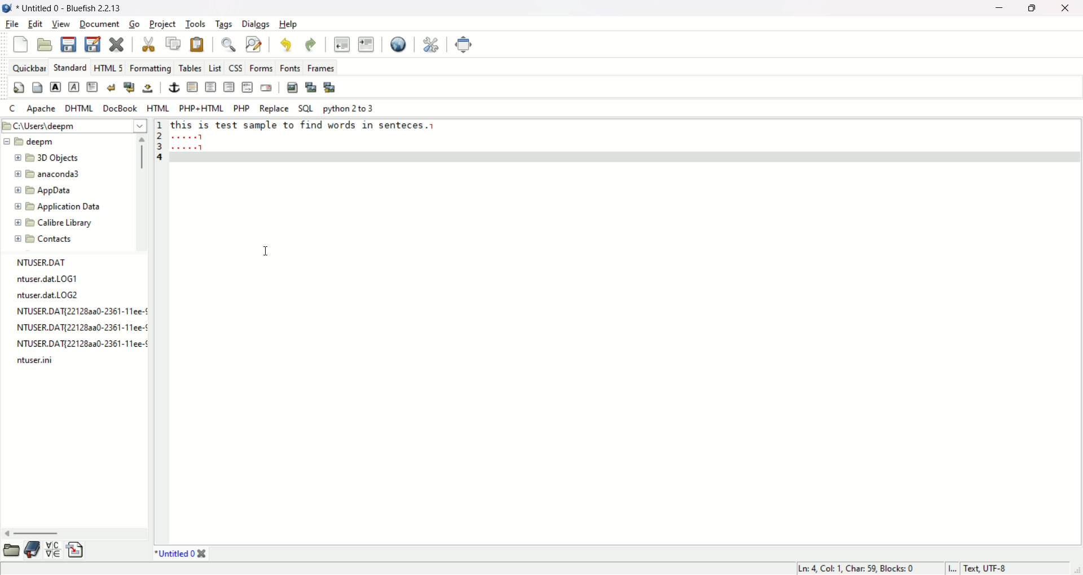 The width and height of the screenshot is (1083, 575). What do you see at coordinates (999, 8) in the screenshot?
I see `minimize` at bounding box center [999, 8].